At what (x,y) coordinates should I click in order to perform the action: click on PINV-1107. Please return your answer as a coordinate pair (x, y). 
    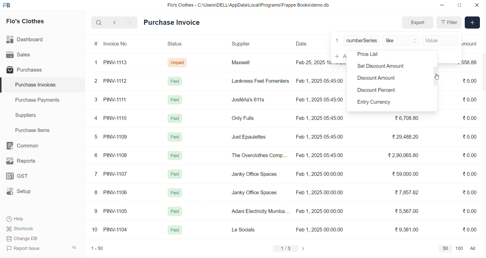
    Looking at the image, I should click on (116, 174).